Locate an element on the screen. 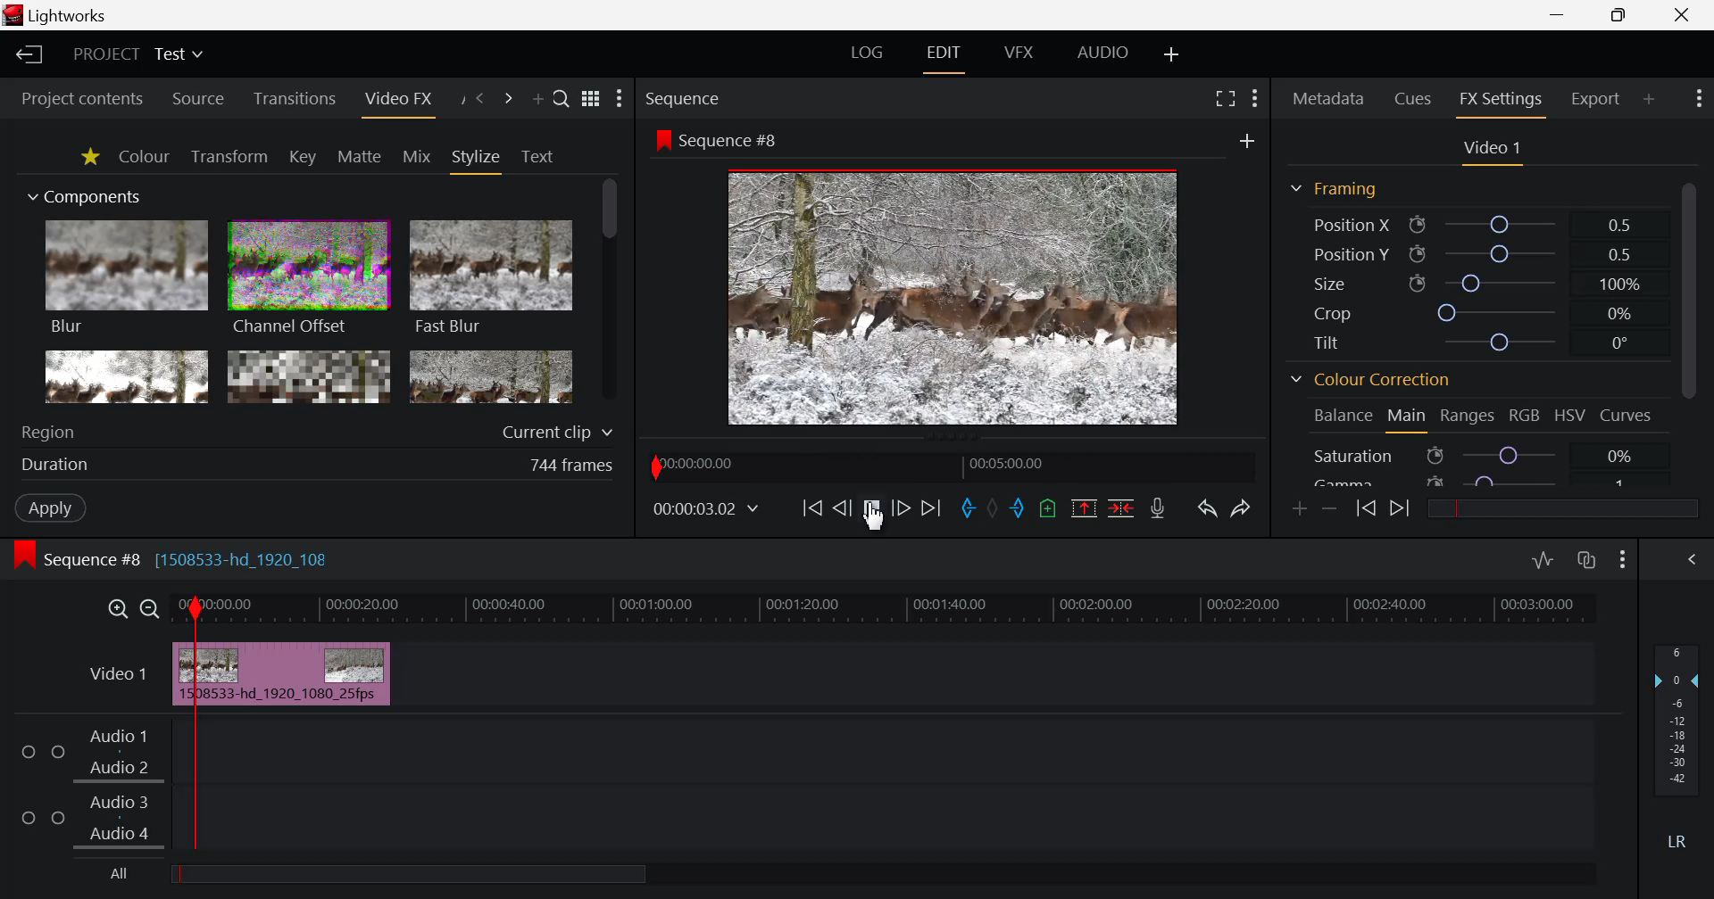  Go Forward is located at coordinates (901, 508).